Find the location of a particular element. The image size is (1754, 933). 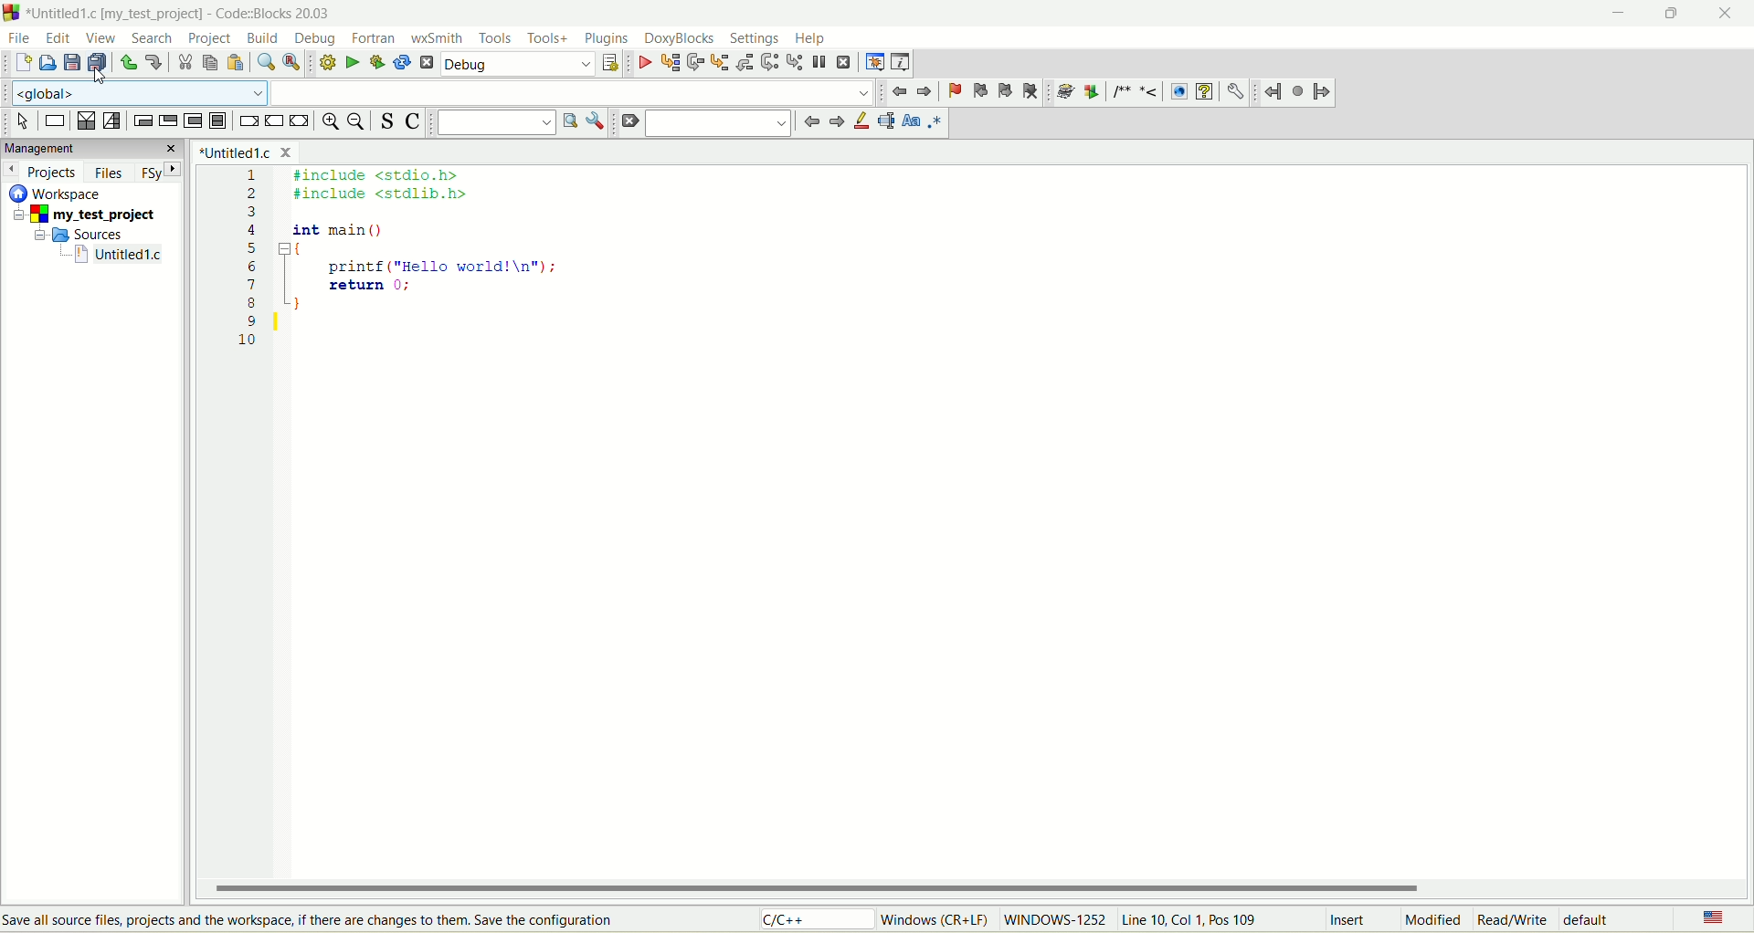

tools is located at coordinates (547, 38).